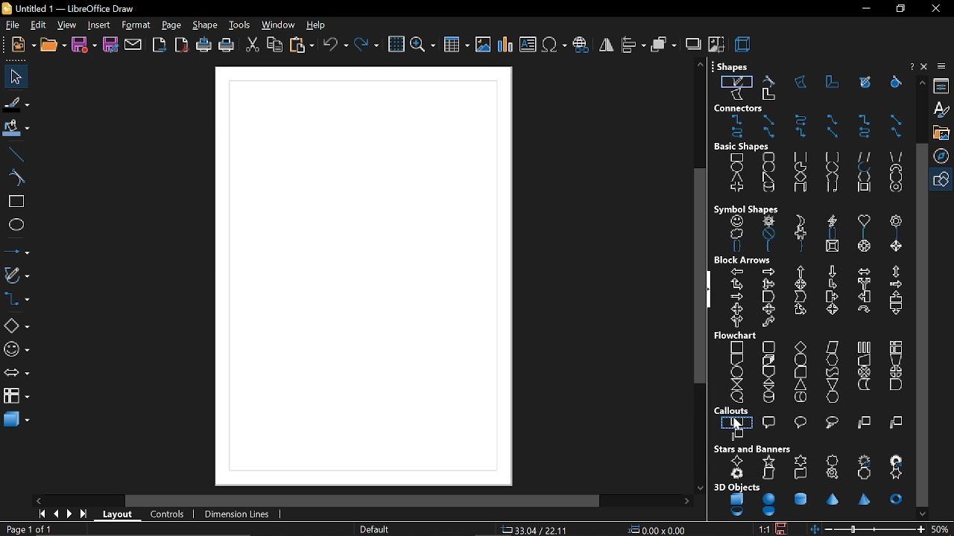 This screenshot has height=536, width=954. What do you see at coordinates (799, 360) in the screenshot?
I see `terminator` at bounding box center [799, 360].